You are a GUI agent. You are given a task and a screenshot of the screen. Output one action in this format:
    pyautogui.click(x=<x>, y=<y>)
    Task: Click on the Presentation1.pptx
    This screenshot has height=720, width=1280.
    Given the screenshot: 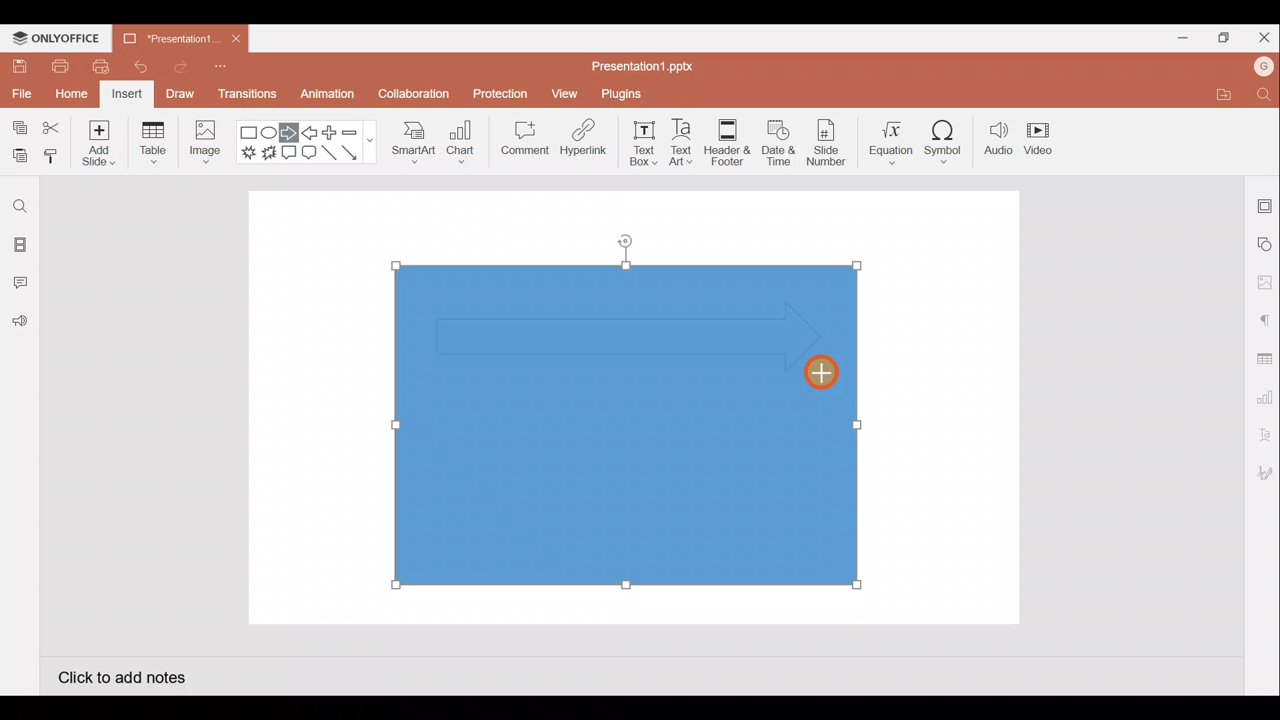 What is the action you would take?
    pyautogui.click(x=659, y=61)
    